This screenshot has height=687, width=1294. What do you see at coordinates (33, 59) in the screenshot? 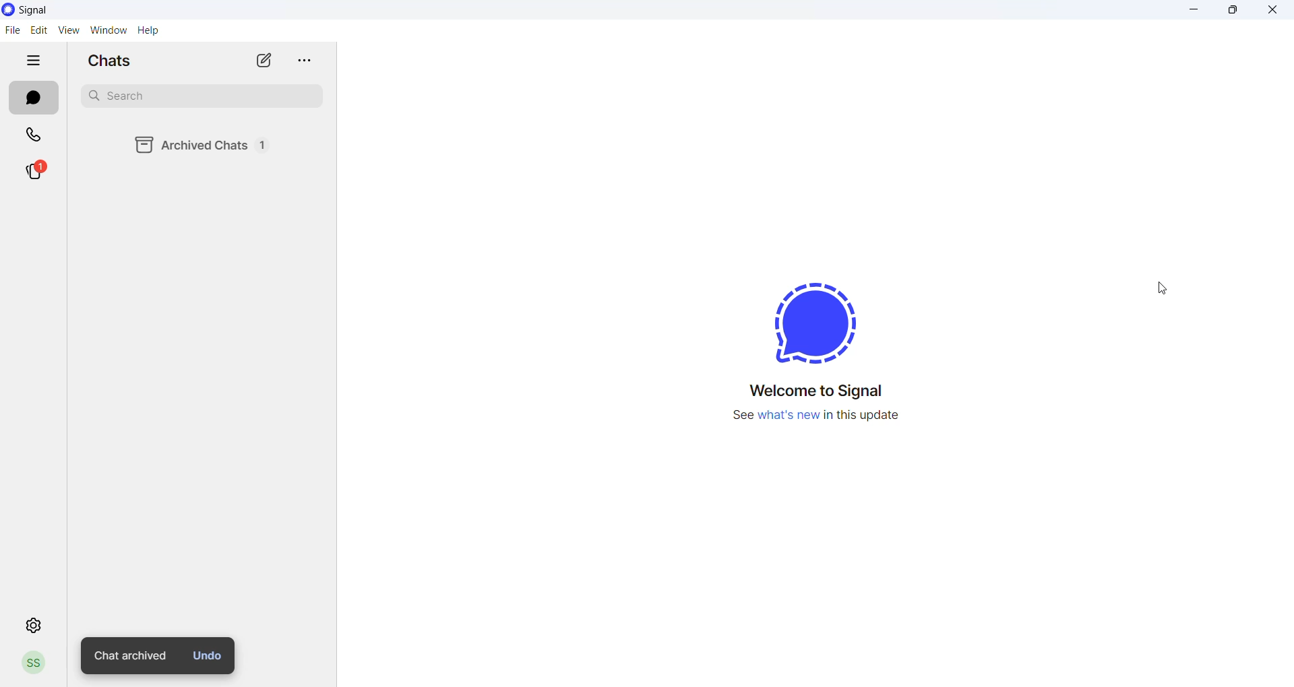
I see `hide` at bounding box center [33, 59].